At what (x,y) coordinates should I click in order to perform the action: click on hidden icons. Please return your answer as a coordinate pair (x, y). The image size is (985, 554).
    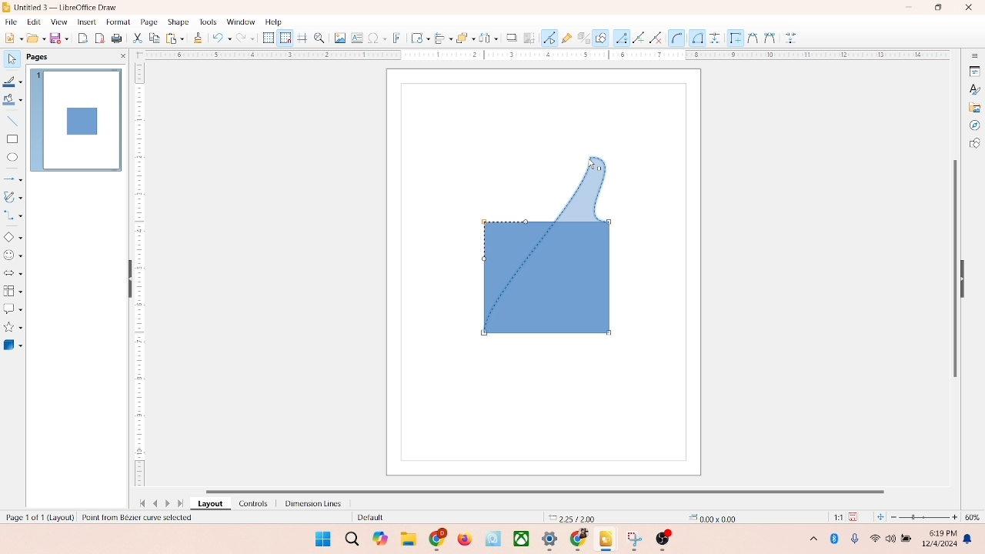
    Looking at the image, I should click on (806, 541).